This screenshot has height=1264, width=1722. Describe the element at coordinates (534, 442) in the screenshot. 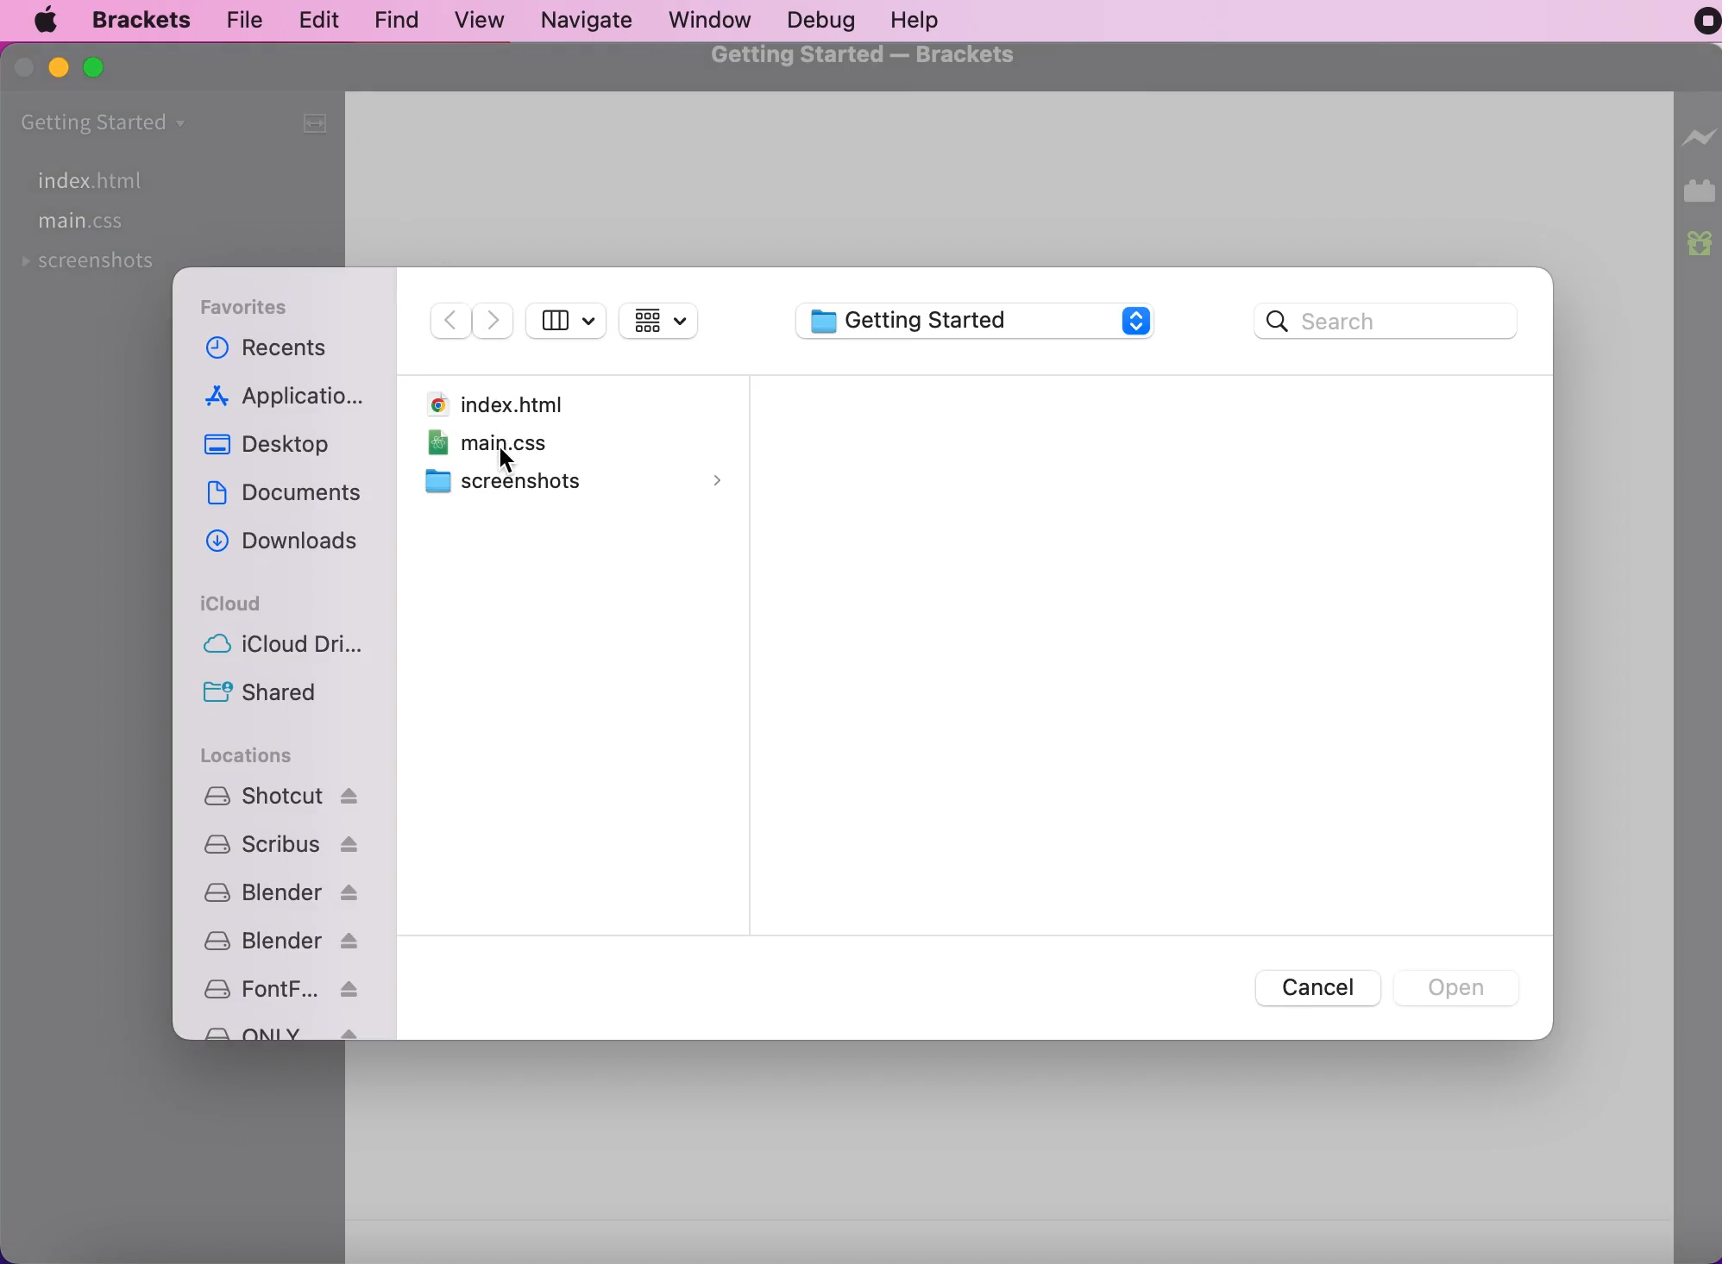

I see `main.css` at that location.